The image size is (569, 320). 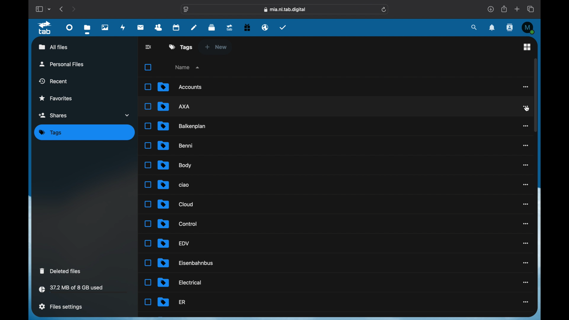 What do you see at coordinates (177, 27) in the screenshot?
I see `calendar` at bounding box center [177, 27].